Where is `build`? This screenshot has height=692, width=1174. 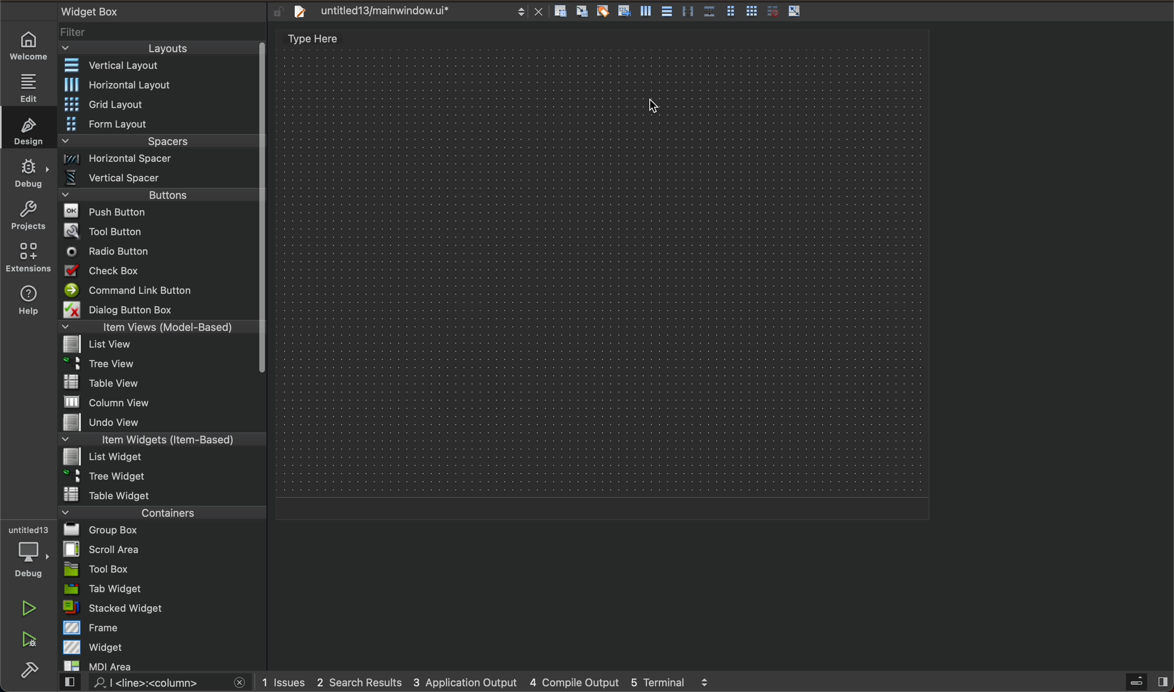 build is located at coordinates (33, 668).